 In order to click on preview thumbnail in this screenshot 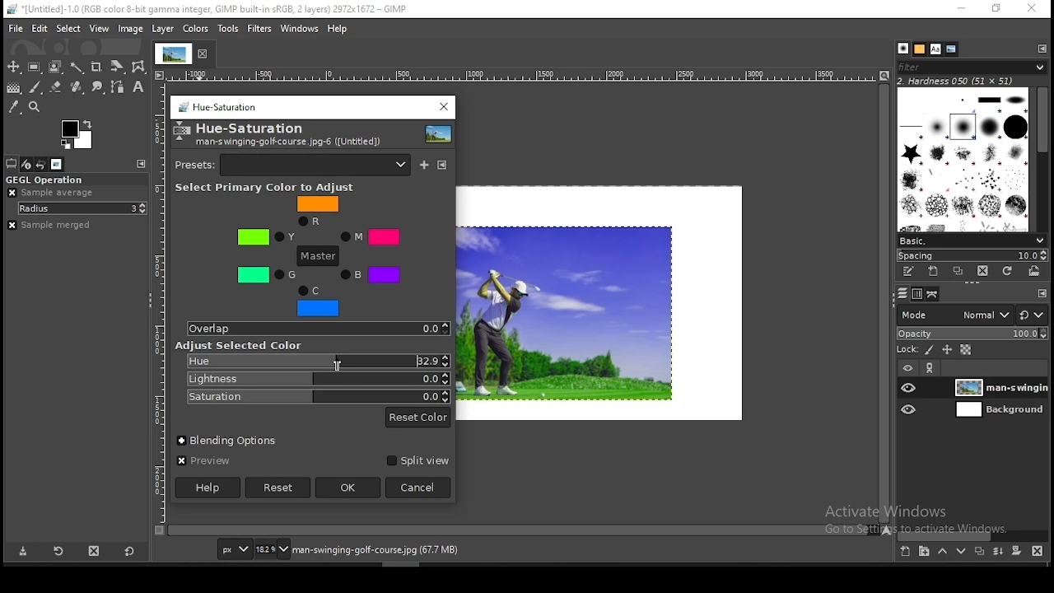, I will do `click(436, 134)`.